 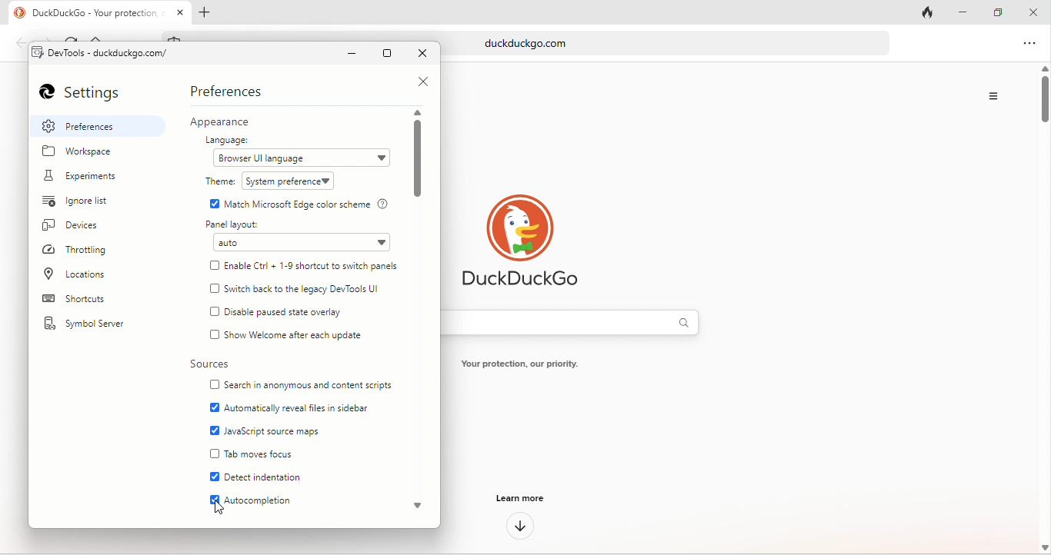 What do you see at coordinates (994, 12) in the screenshot?
I see `maximize` at bounding box center [994, 12].